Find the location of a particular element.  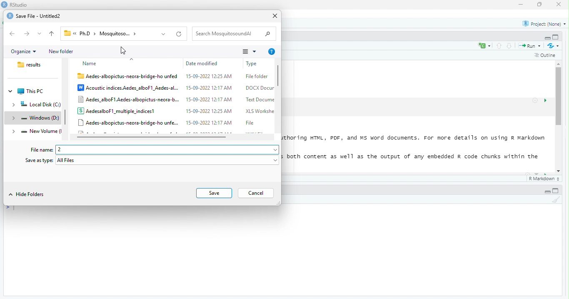

expand is located at coordinates (14, 132).